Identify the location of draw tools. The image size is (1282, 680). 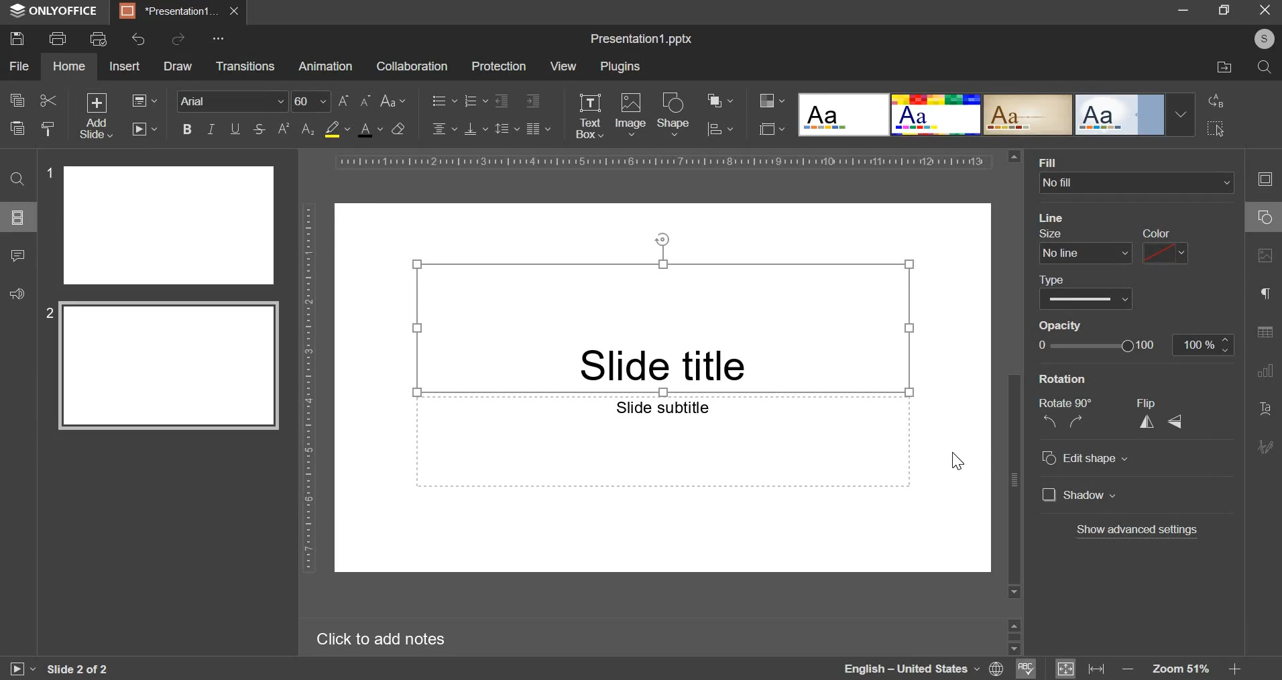
(1269, 443).